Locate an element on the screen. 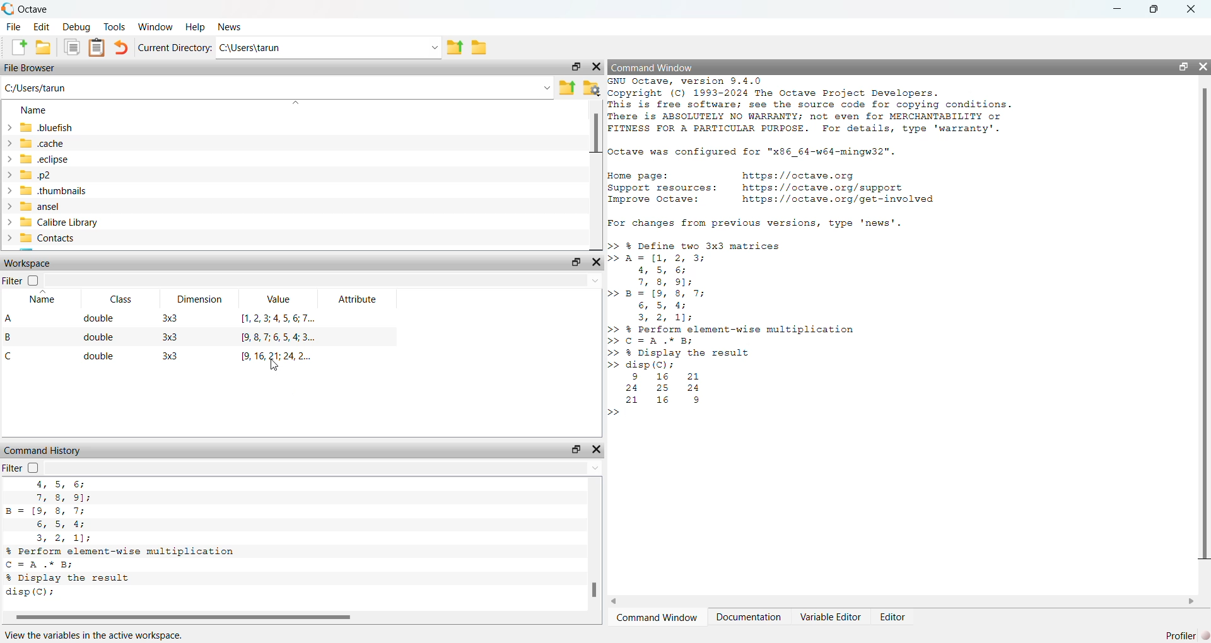 This screenshot has height=643, width=1211. .bluefish is located at coordinates (38, 129).